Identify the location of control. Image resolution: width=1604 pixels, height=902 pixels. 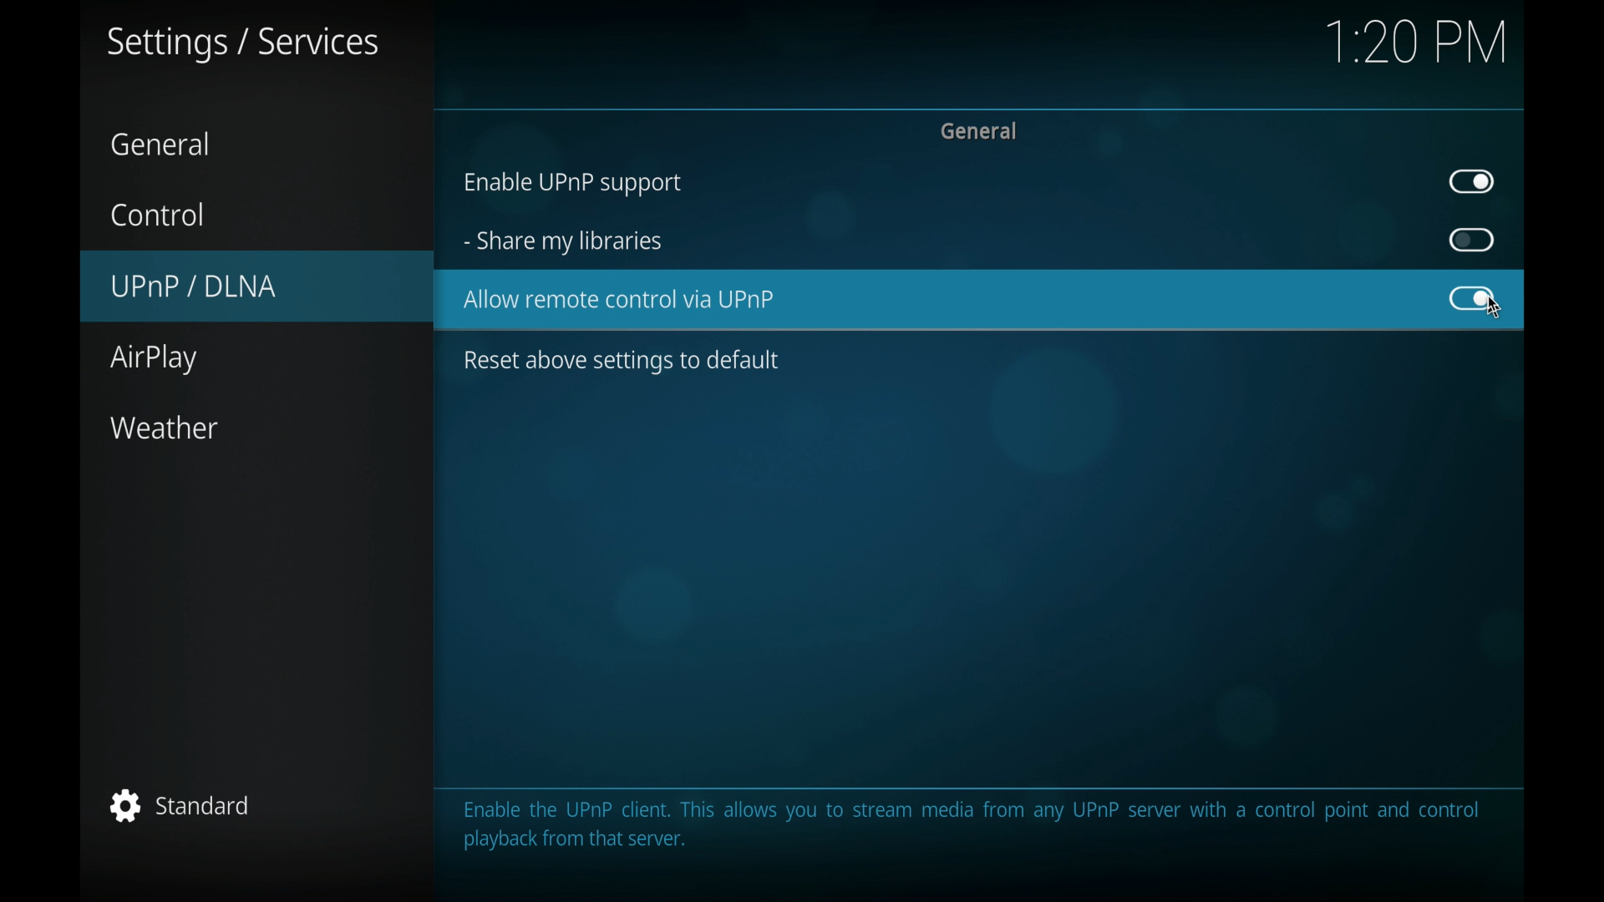
(157, 214).